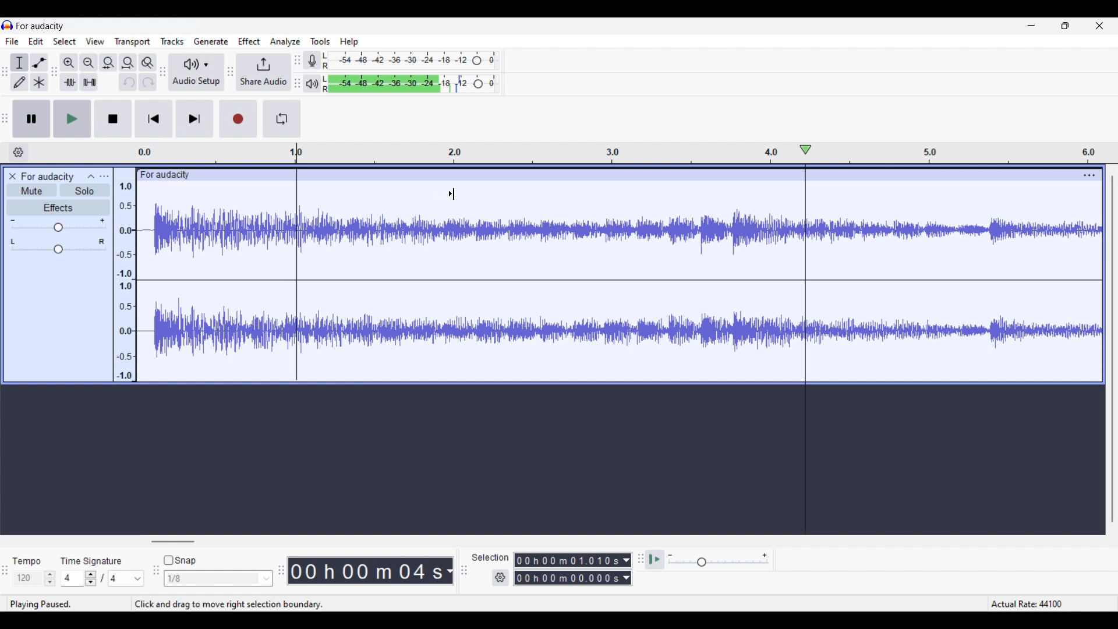 Image resolution: width=1118 pixels, height=629 pixels. I want to click on tempo, so click(27, 561).